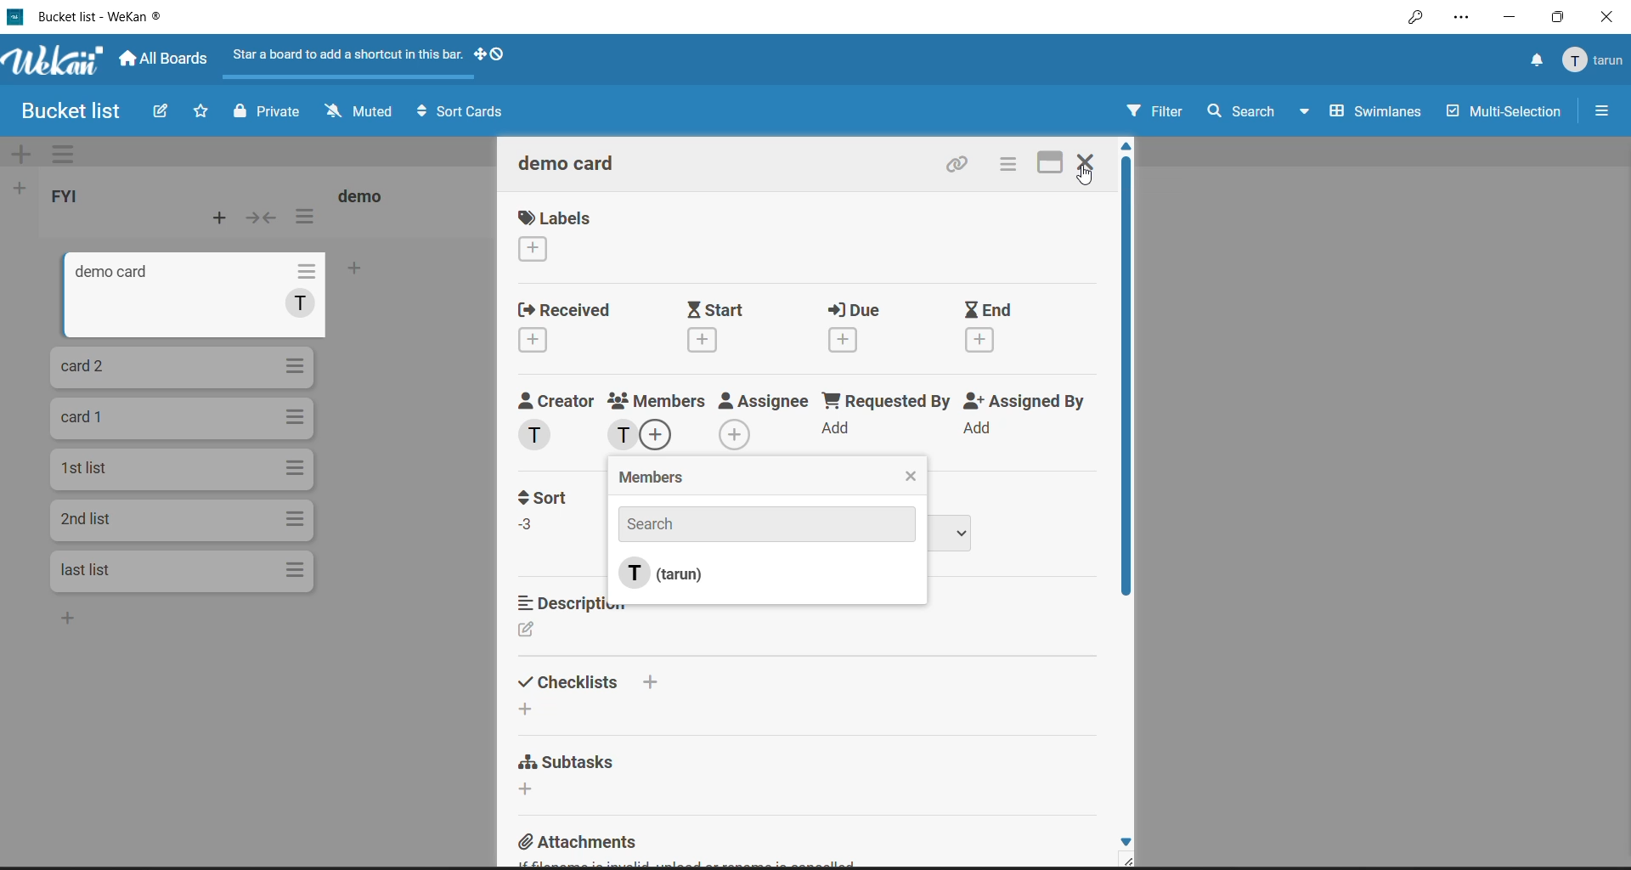  What do you see at coordinates (200, 110) in the screenshot?
I see `click to star this board` at bounding box center [200, 110].